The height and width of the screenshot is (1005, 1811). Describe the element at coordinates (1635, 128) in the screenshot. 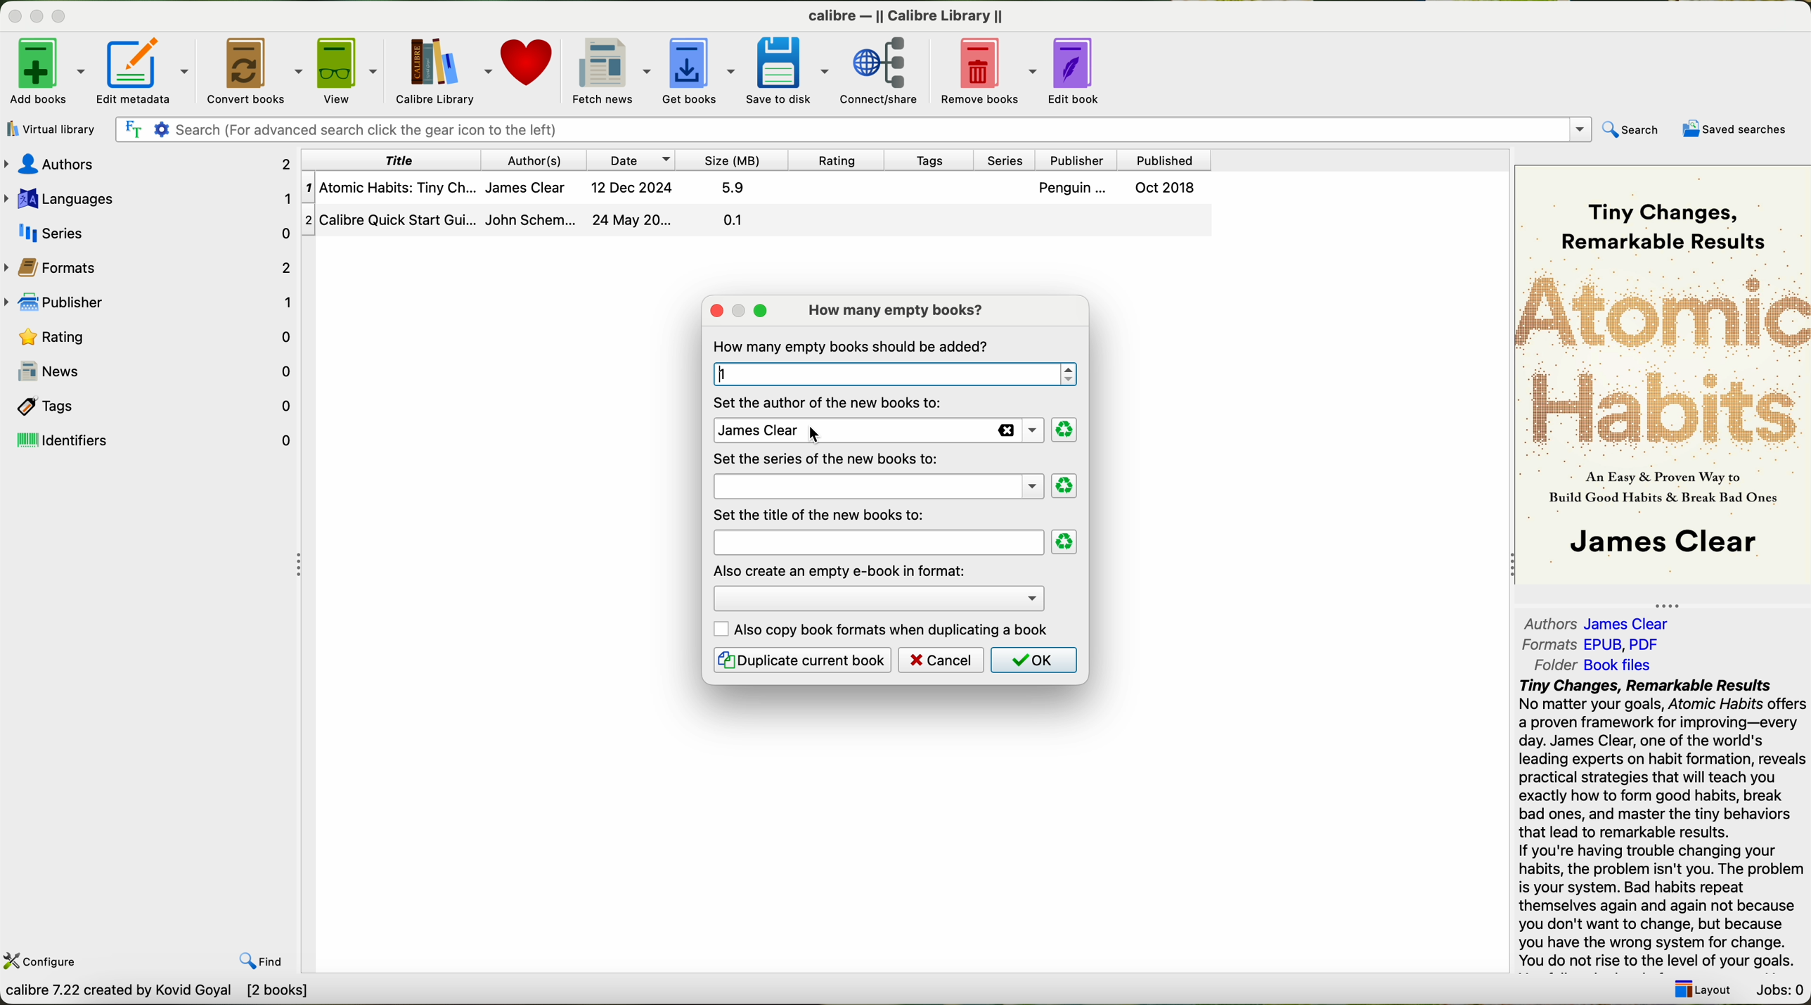

I see `search` at that location.